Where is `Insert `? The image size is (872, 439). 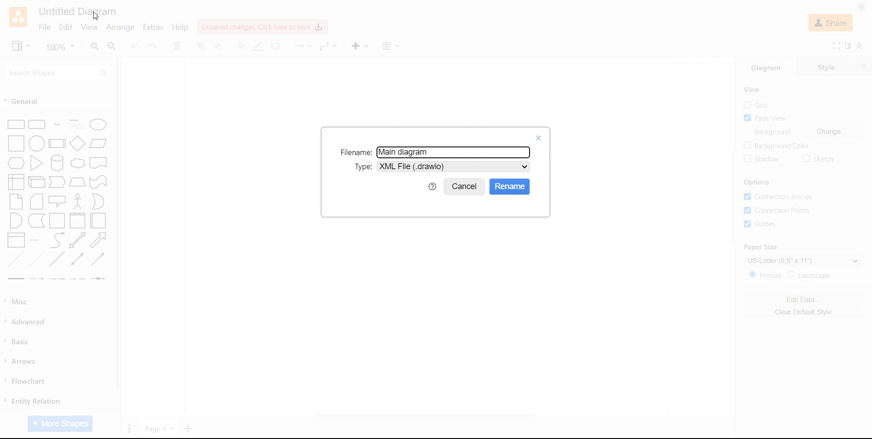 Insert  is located at coordinates (359, 46).